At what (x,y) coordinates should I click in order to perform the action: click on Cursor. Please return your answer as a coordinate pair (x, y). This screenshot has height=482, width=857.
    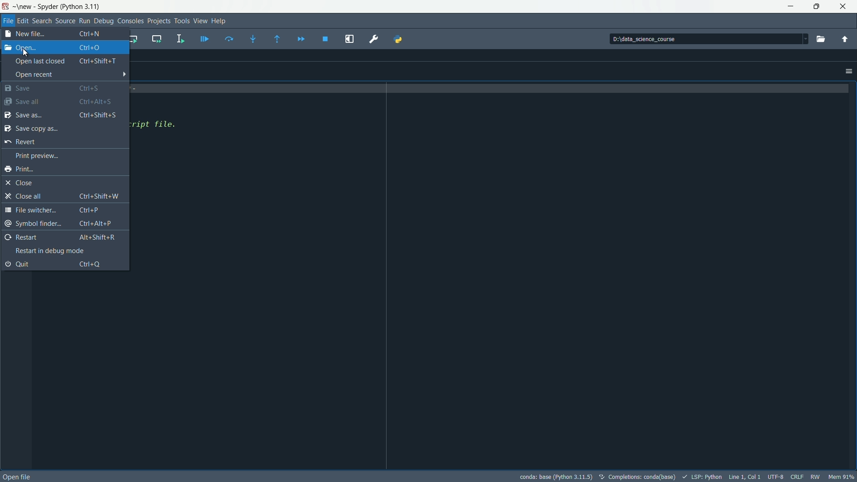
    Looking at the image, I should click on (25, 50).